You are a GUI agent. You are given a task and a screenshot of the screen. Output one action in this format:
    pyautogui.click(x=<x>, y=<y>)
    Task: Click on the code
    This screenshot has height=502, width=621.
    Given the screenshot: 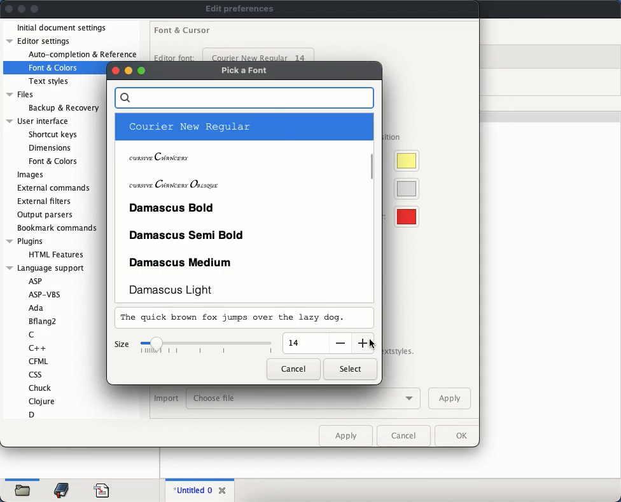 What is the action you would take?
    pyautogui.click(x=102, y=489)
    